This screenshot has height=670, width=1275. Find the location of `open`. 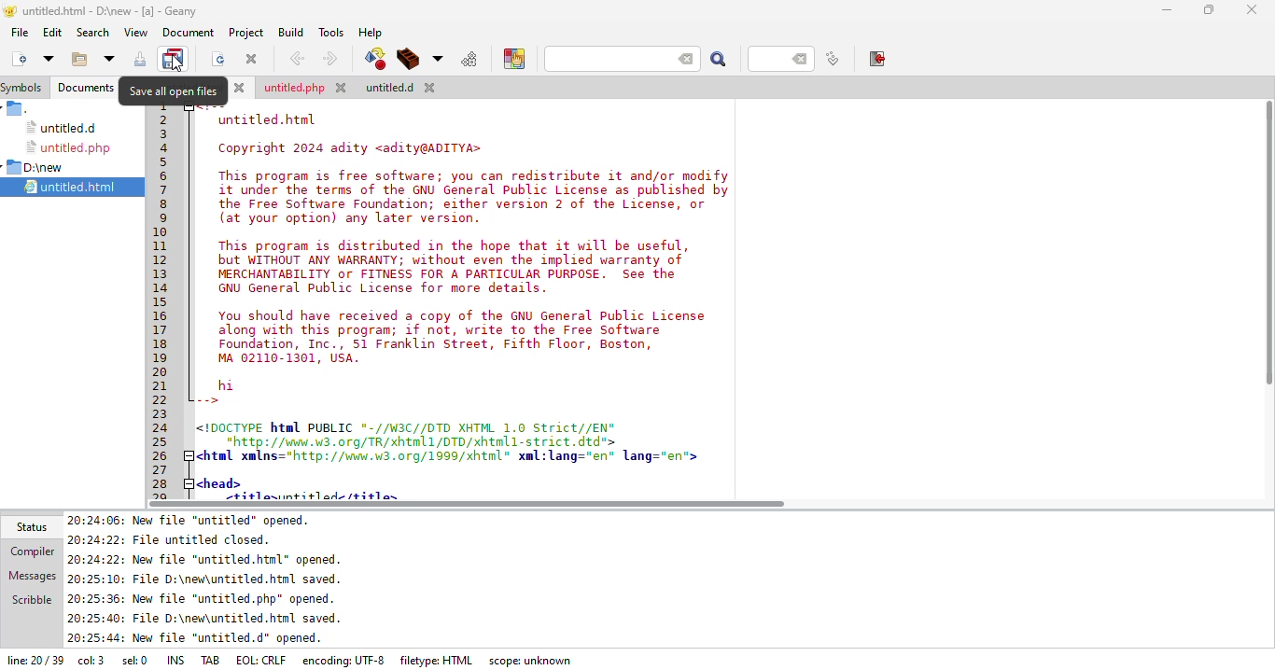

open is located at coordinates (78, 58).